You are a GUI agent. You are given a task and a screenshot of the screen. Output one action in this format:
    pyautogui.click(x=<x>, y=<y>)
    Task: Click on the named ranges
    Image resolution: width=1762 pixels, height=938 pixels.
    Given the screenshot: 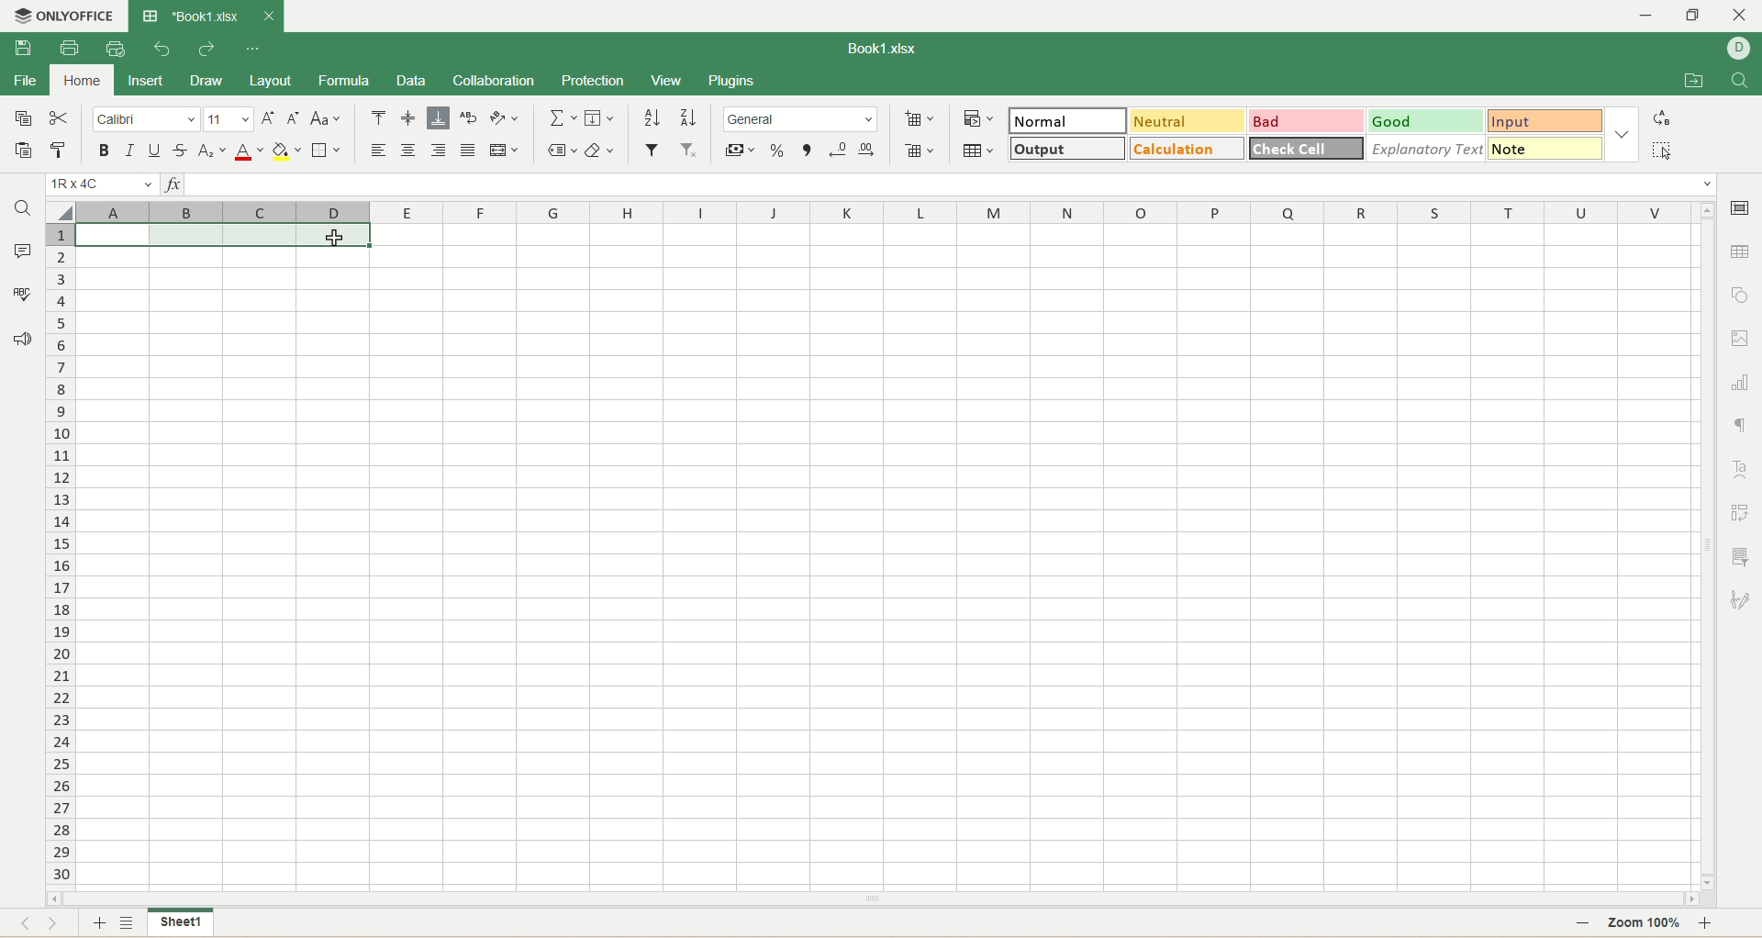 What is the action you would take?
    pyautogui.click(x=563, y=151)
    